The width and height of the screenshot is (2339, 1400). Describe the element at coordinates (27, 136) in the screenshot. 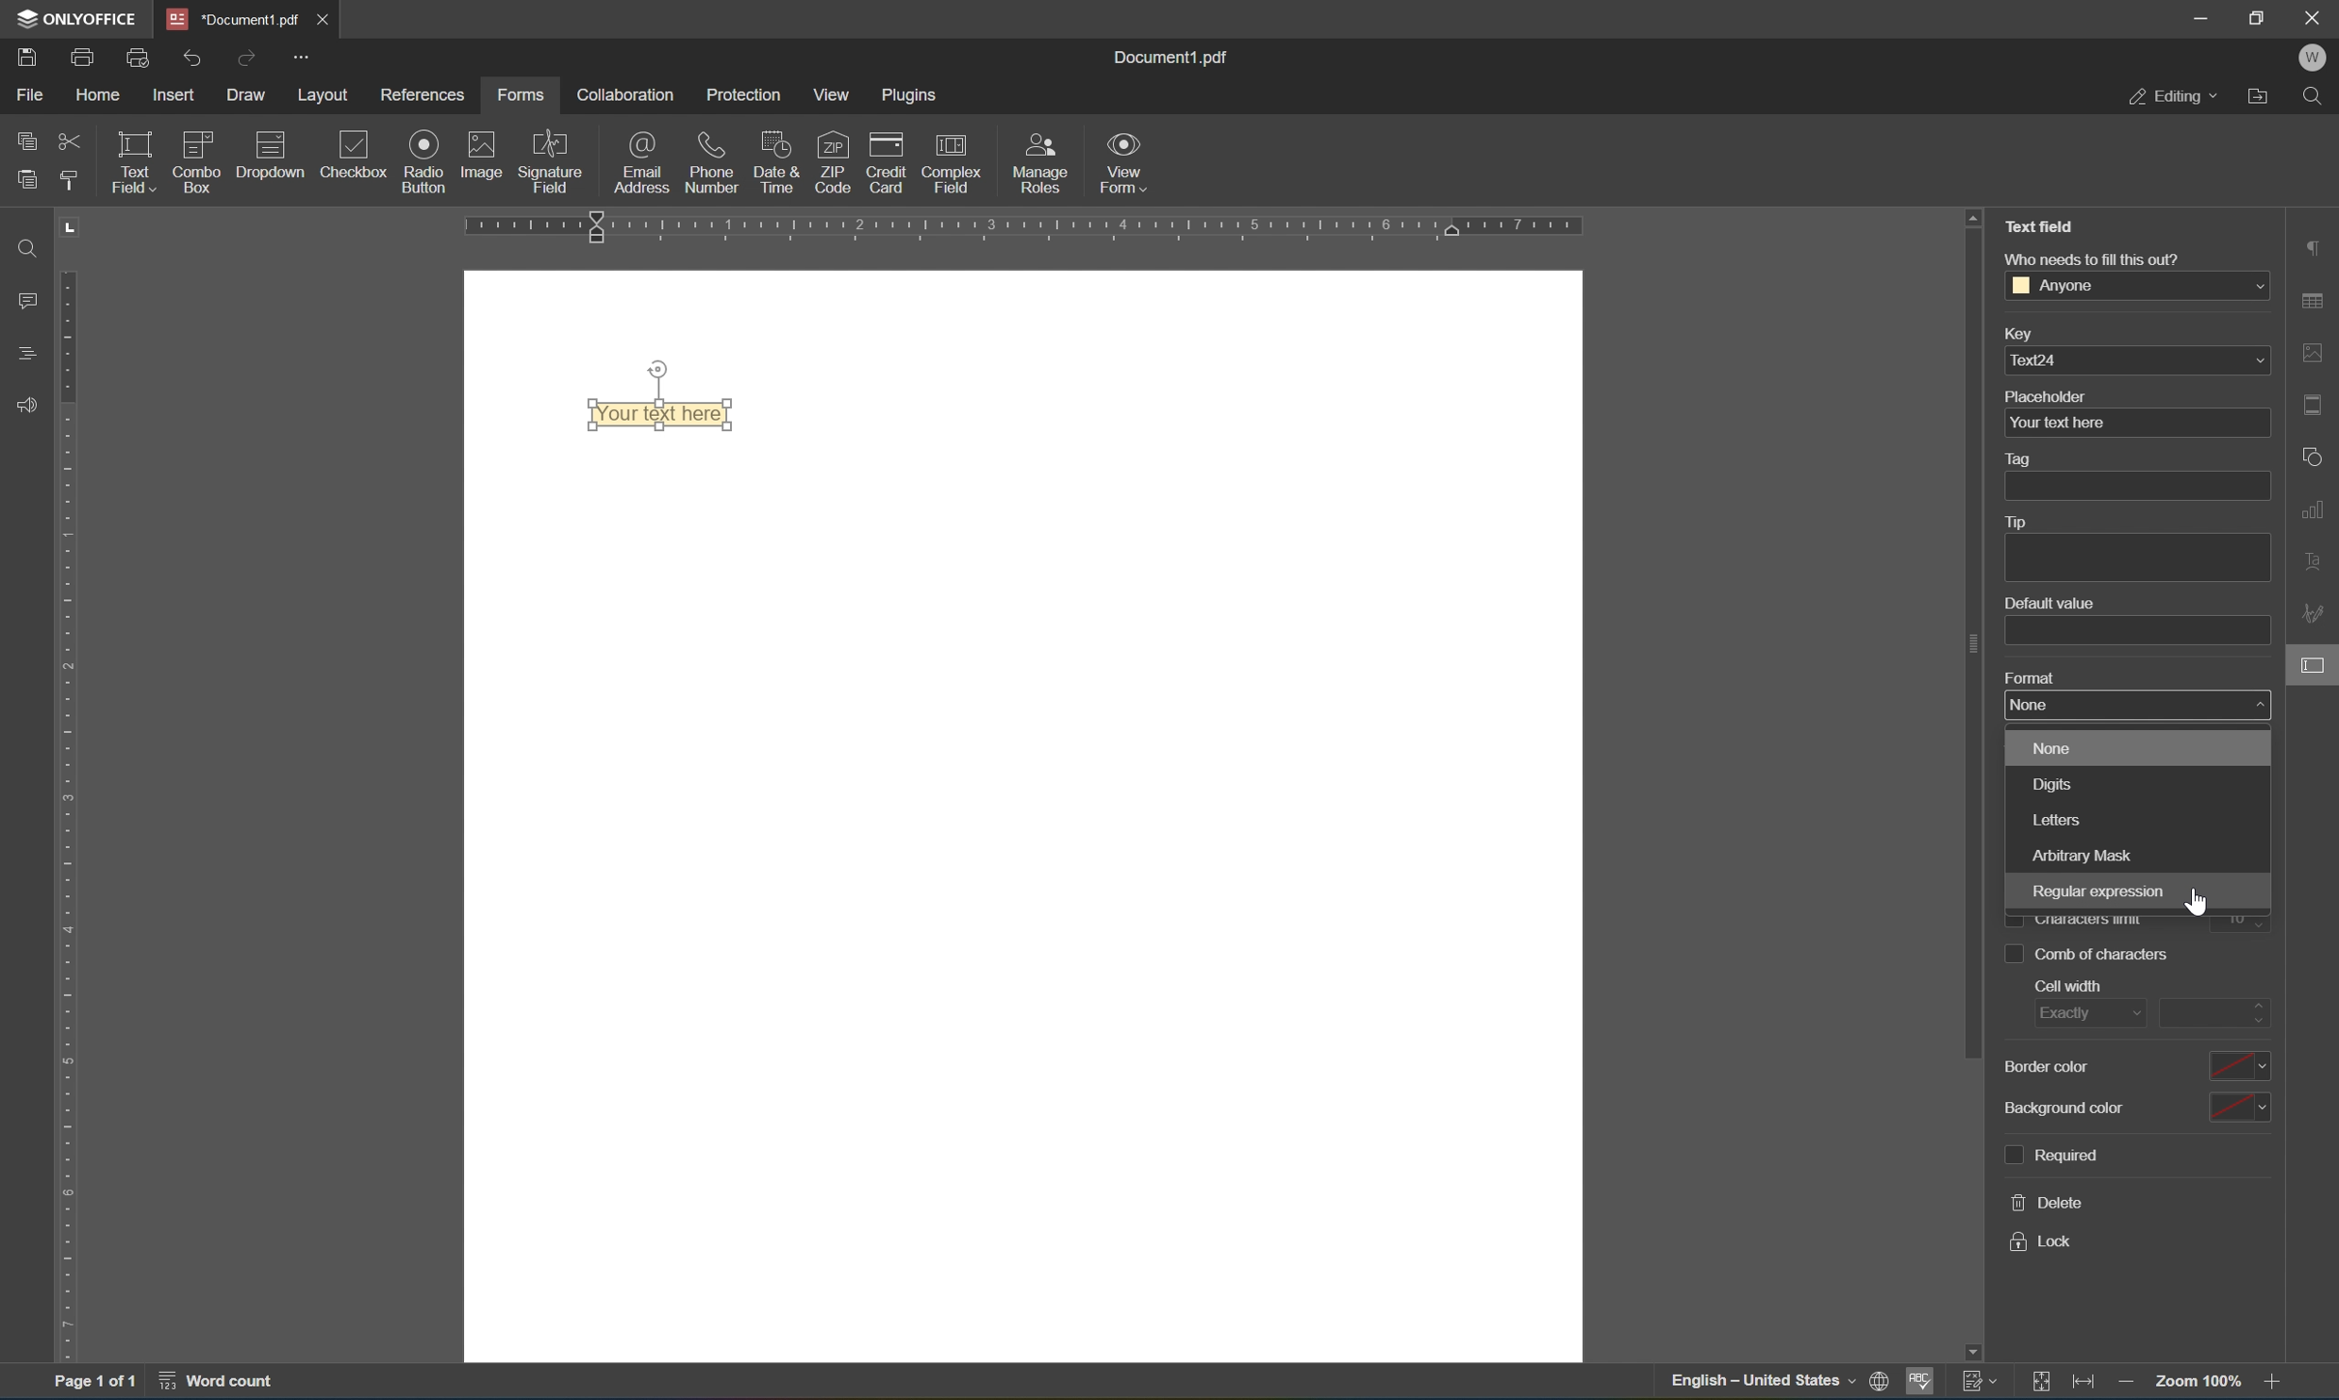

I see `copy` at that location.